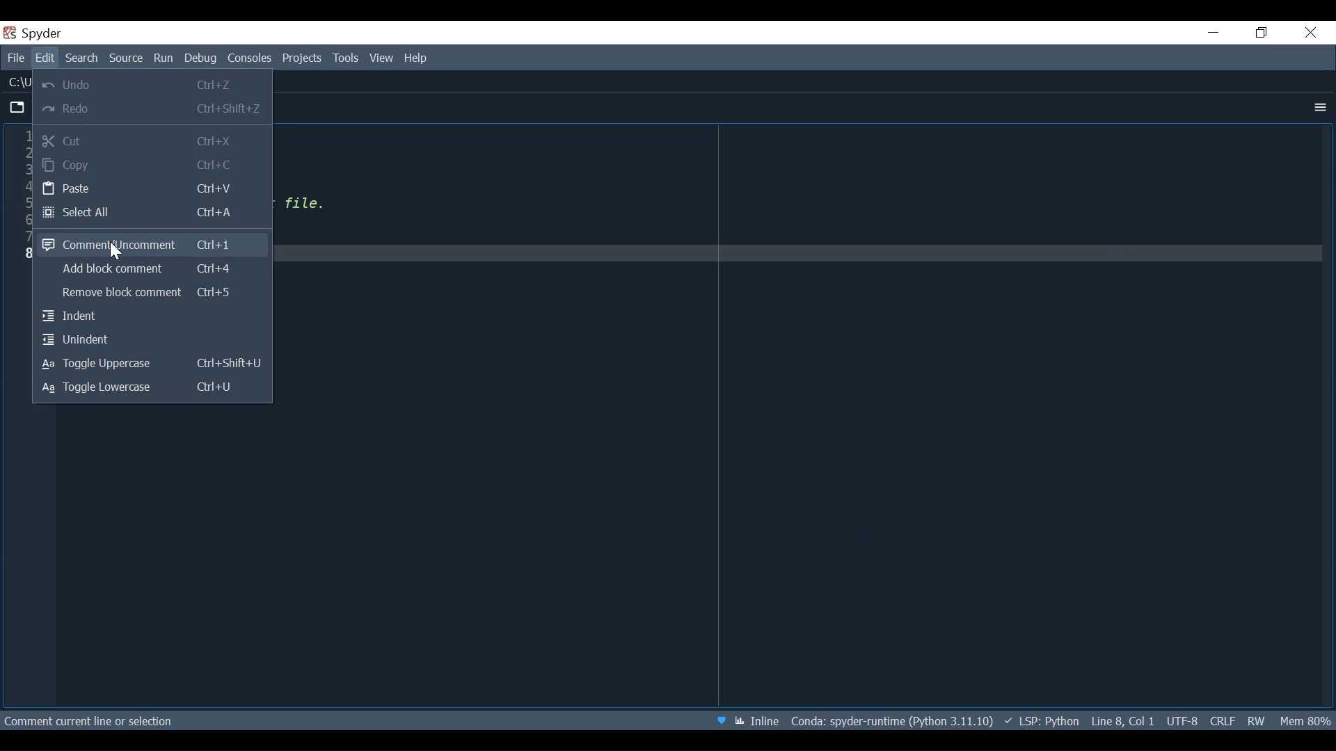  What do you see at coordinates (249, 60) in the screenshot?
I see `Console` at bounding box center [249, 60].